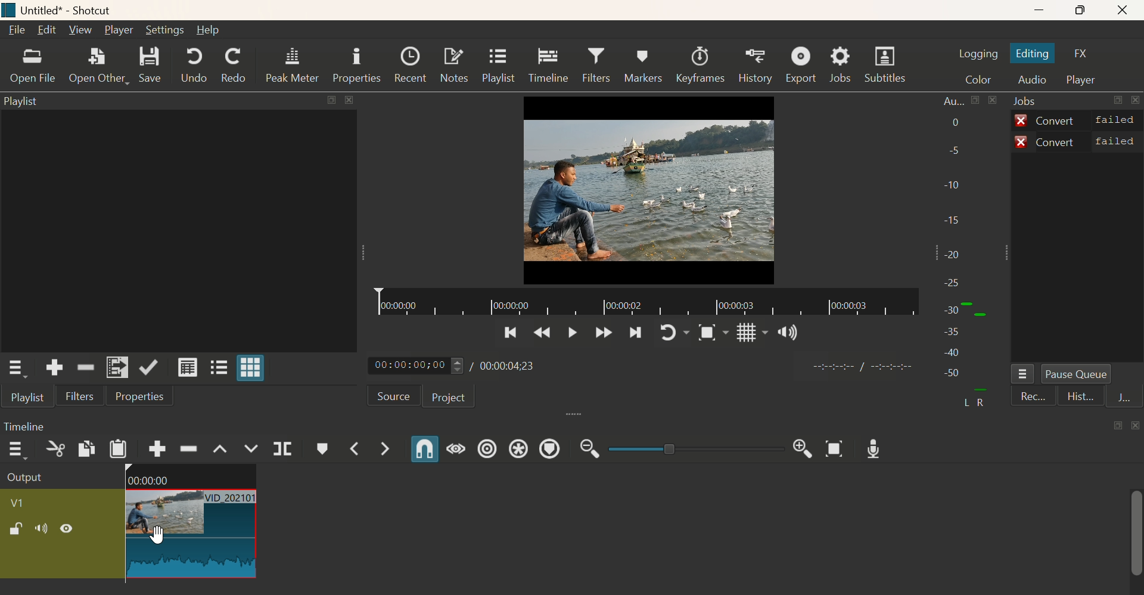 This screenshot has height=595, width=1144. I want to click on Grid, so click(745, 334).